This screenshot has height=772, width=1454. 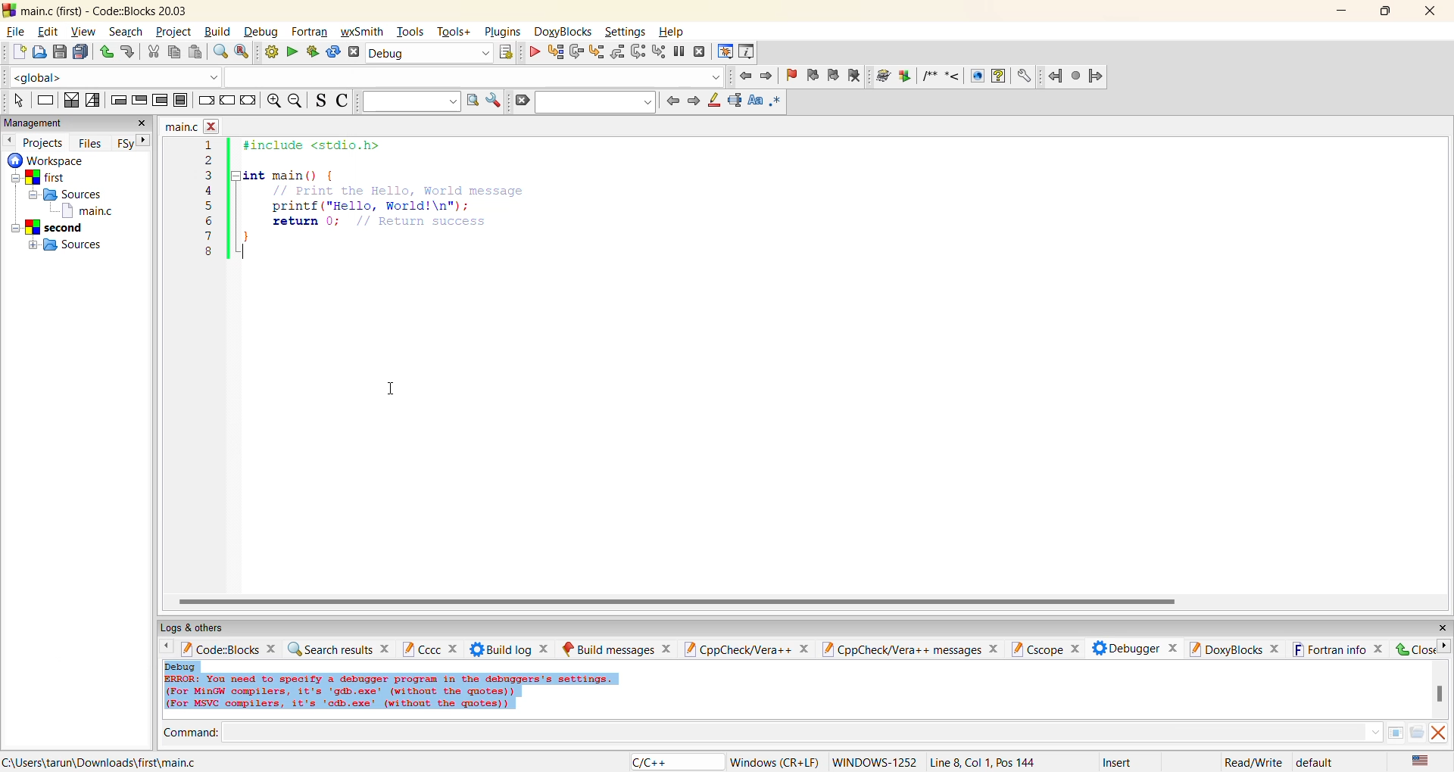 I want to click on doxyblocks, so click(x=1235, y=649).